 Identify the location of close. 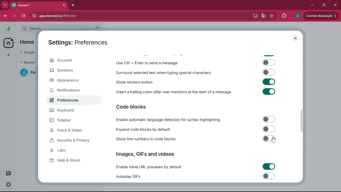
(335, 5).